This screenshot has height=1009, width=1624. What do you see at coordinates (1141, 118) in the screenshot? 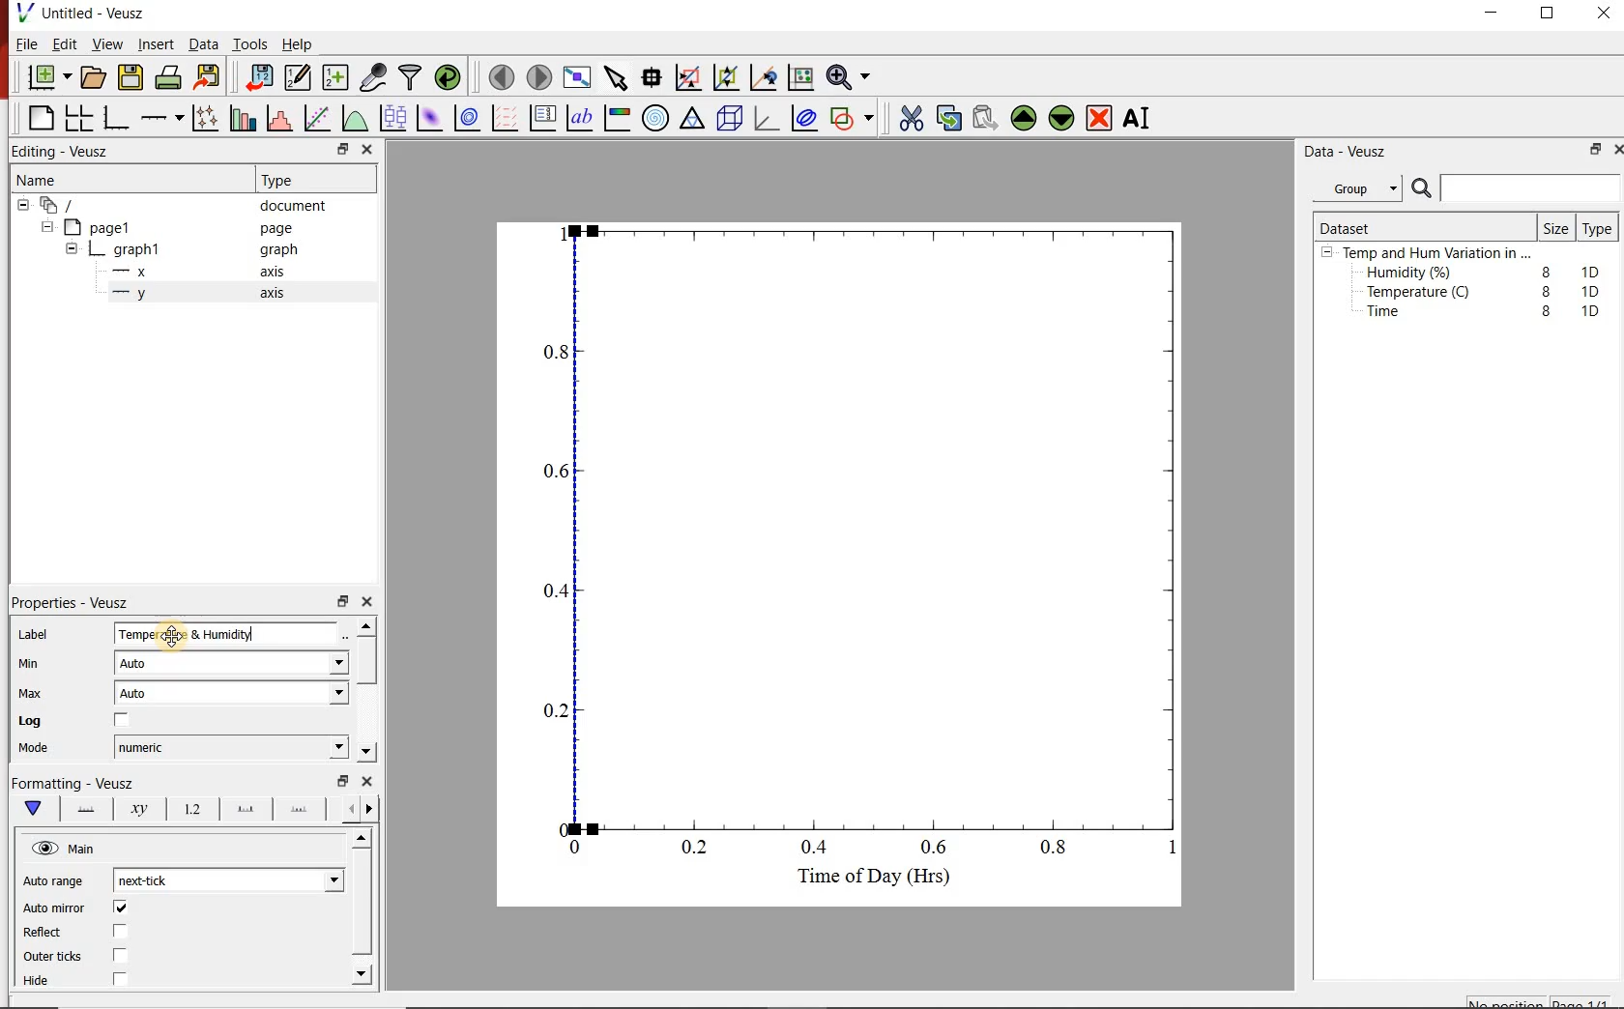
I see `Rename the selected widget` at bounding box center [1141, 118].